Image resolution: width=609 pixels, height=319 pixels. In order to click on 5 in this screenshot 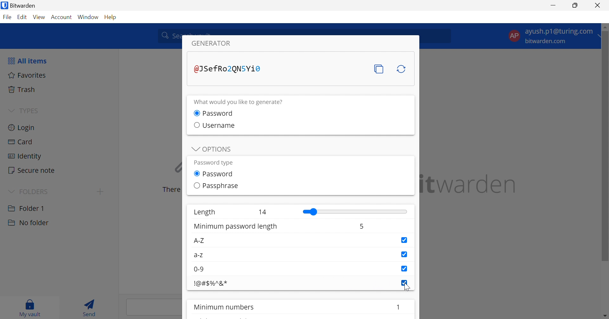, I will do `click(361, 228)`.